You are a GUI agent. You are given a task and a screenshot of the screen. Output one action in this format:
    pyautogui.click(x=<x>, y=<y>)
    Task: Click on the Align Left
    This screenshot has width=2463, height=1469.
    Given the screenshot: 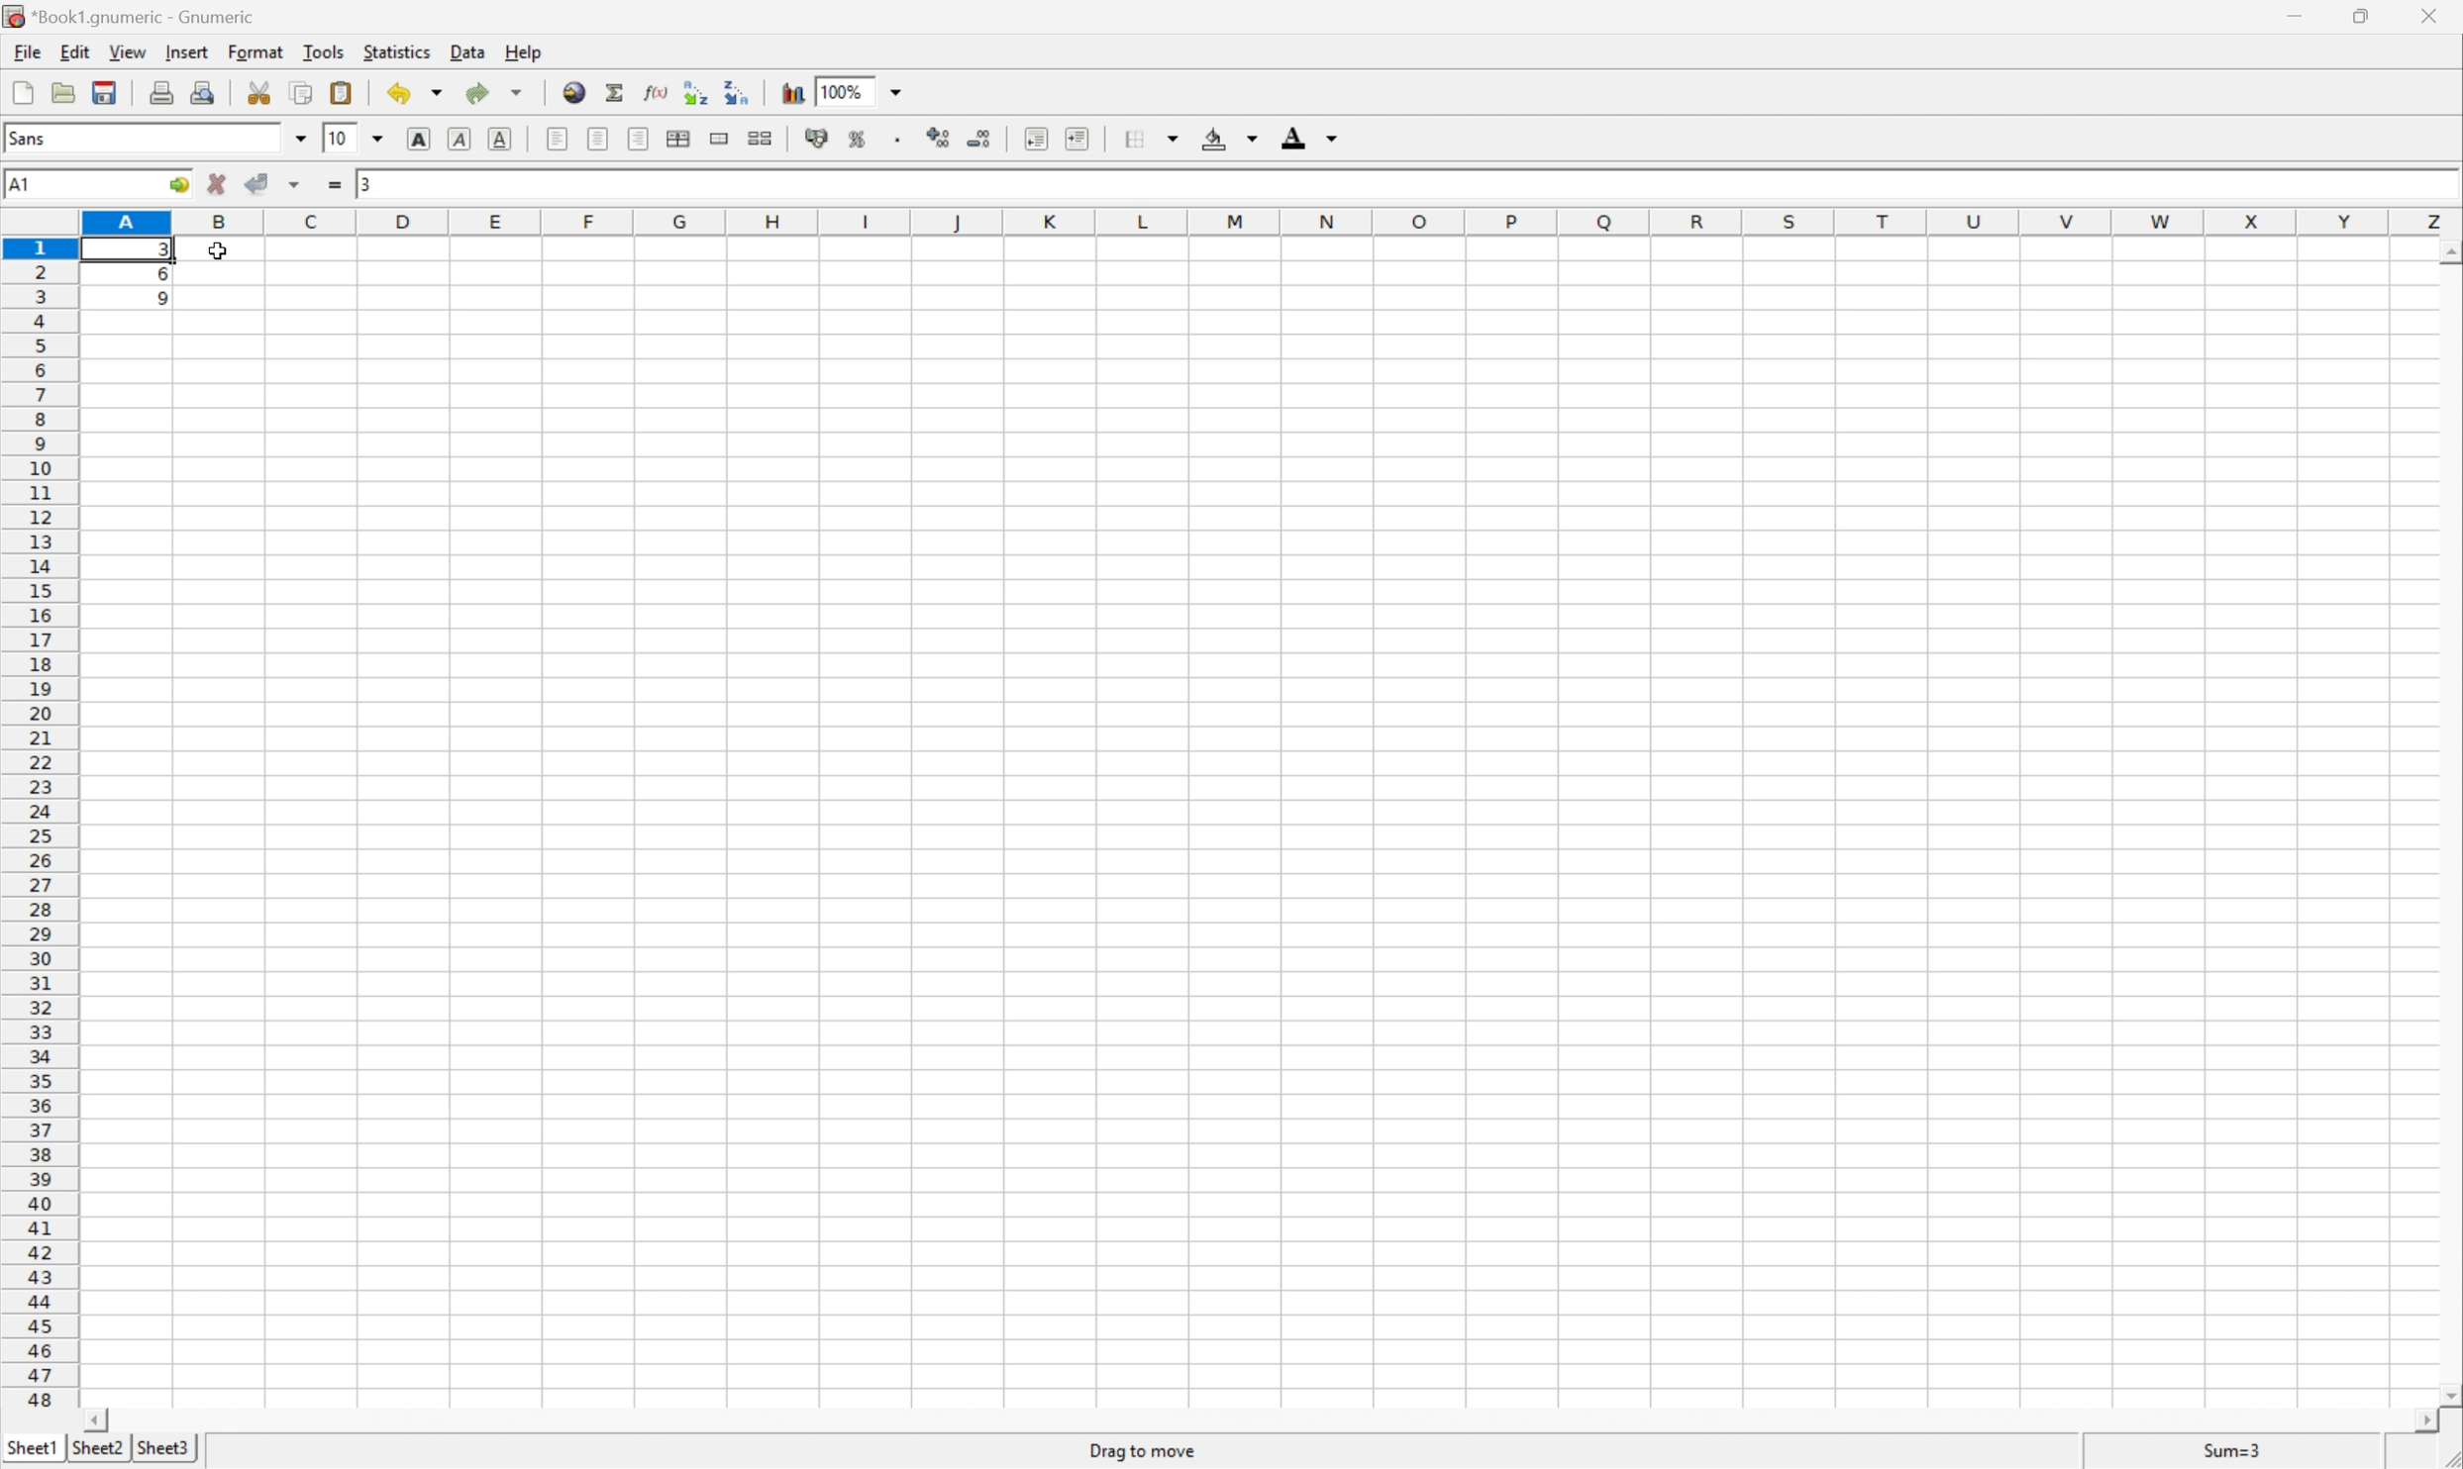 What is the action you would take?
    pyautogui.click(x=555, y=141)
    